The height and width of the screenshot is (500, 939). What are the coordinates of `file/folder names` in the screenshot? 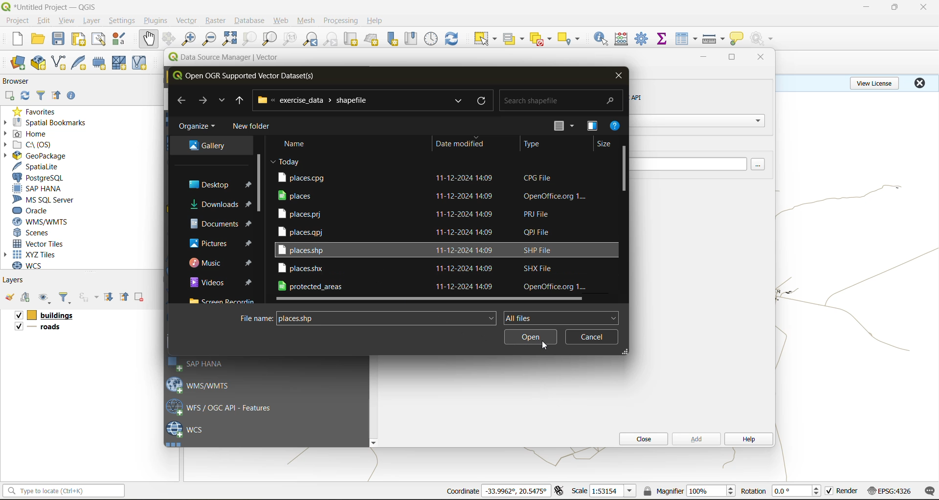 It's located at (417, 213).